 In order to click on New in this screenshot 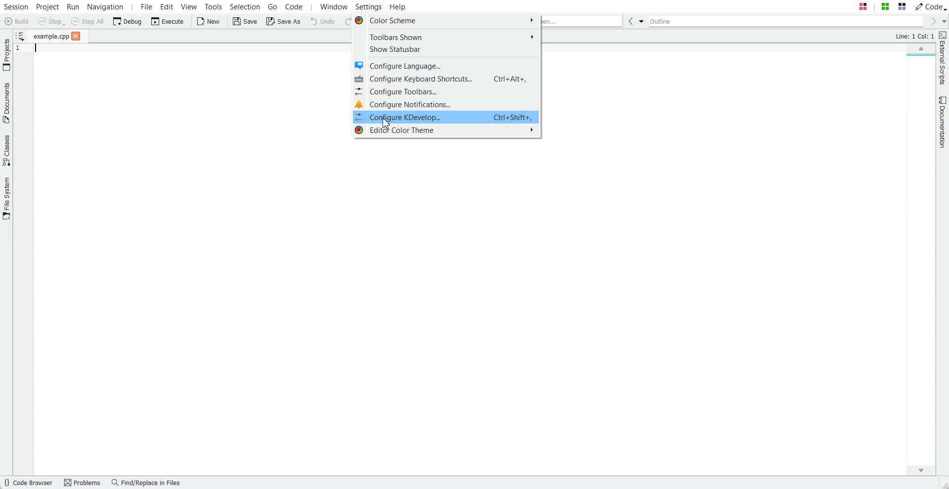, I will do `click(210, 22)`.